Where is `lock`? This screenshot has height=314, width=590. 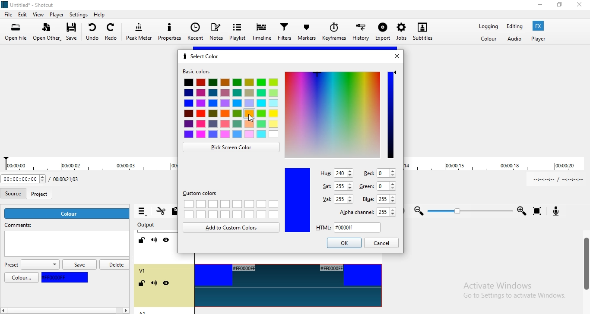 lock is located at coordinates (143, 284).